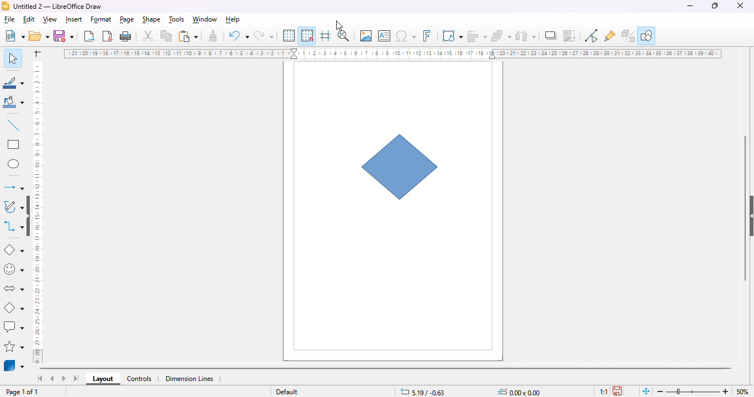 The width and height of the screenshot is (754, 397). Describe the element at coordinates (15, 347) in the screenshot. I see `stars and banners` at that location.